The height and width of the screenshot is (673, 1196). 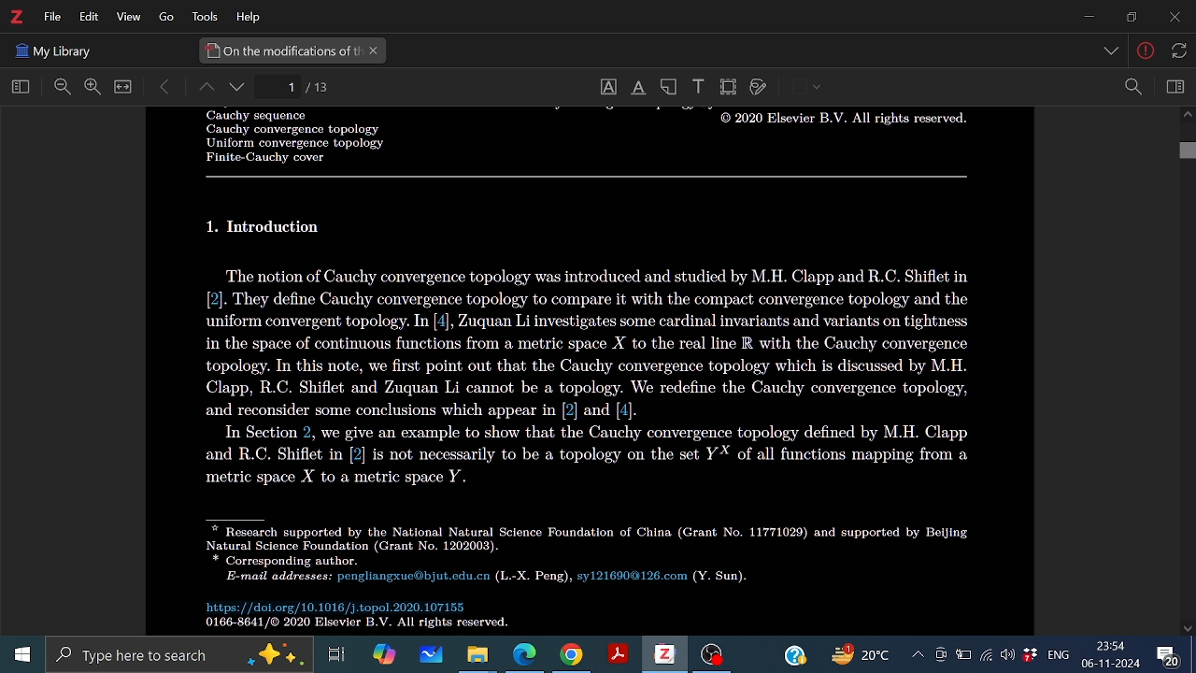 What do you see at coordinates (281, 50) in the screenshot?
I see `Current tab` at bounding box center [281, 50].